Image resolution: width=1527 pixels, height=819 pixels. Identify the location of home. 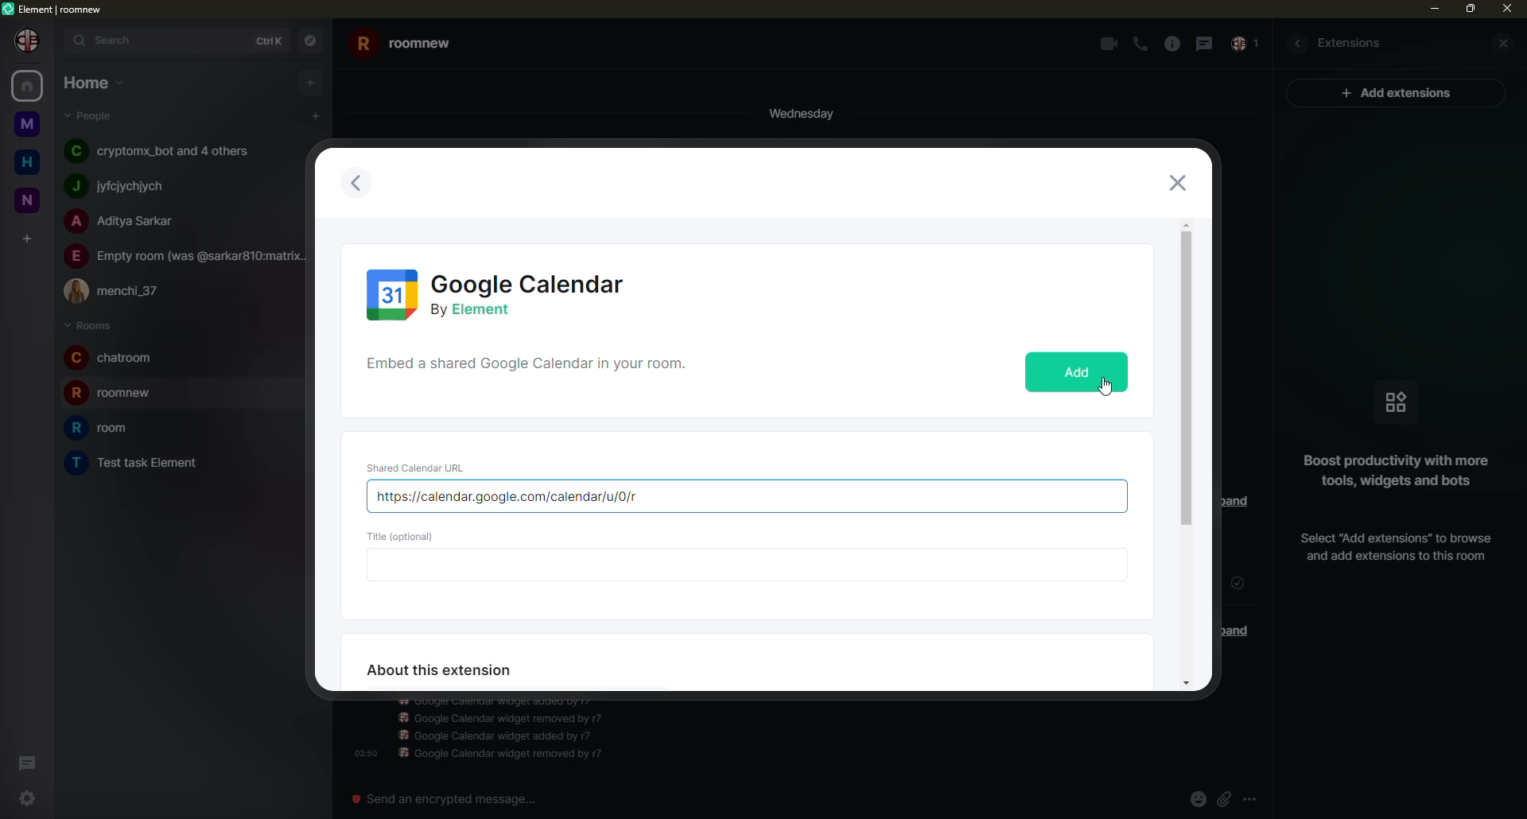
(91, 82).